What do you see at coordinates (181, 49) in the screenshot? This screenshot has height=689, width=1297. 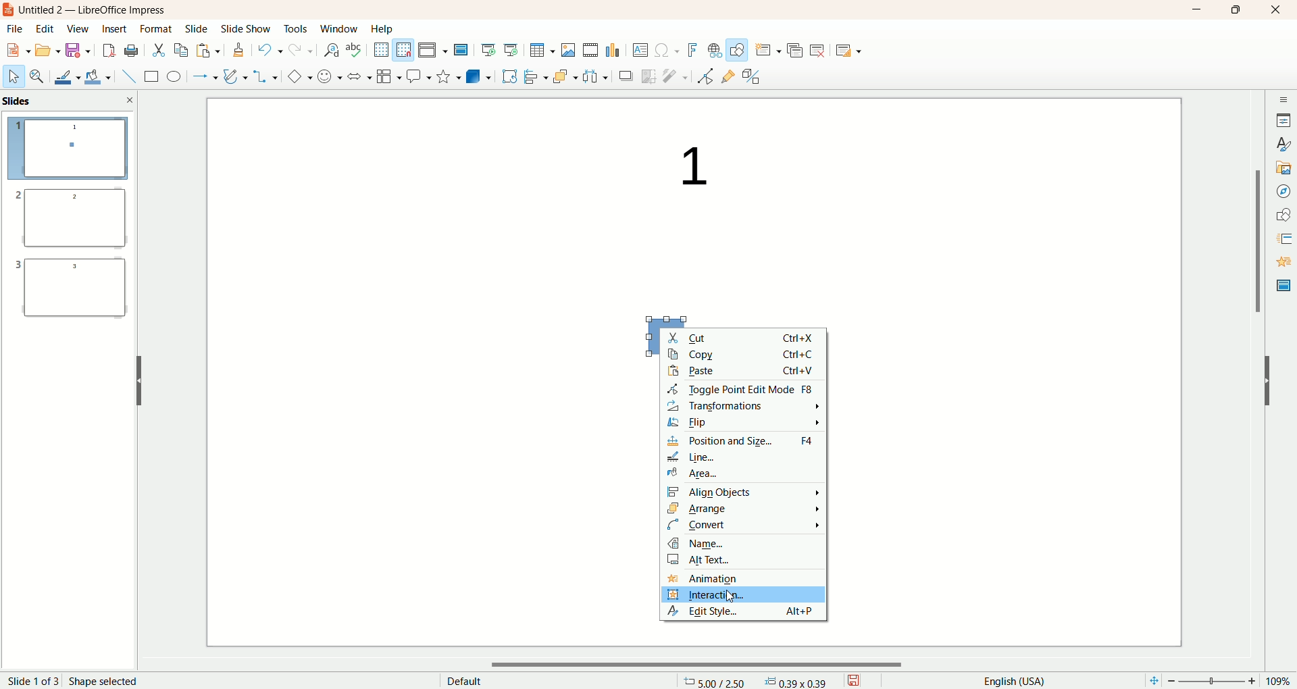 I see `copy` at bounding box center [181, 49].